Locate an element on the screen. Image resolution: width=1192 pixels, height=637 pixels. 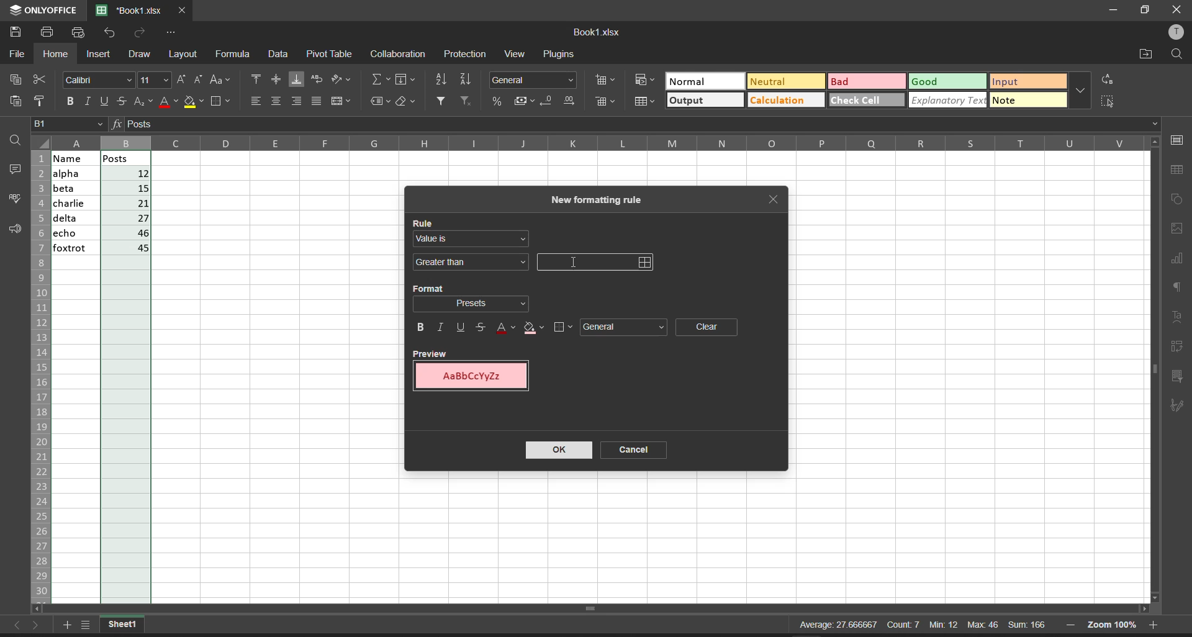
font color is located at coordinates (166, 103).